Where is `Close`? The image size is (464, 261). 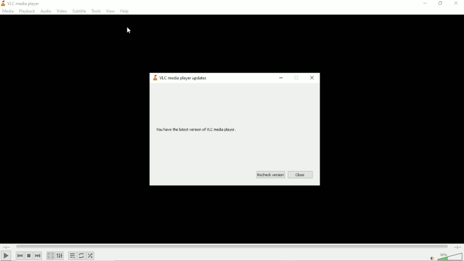
Close is located at coordinates (300, 175).